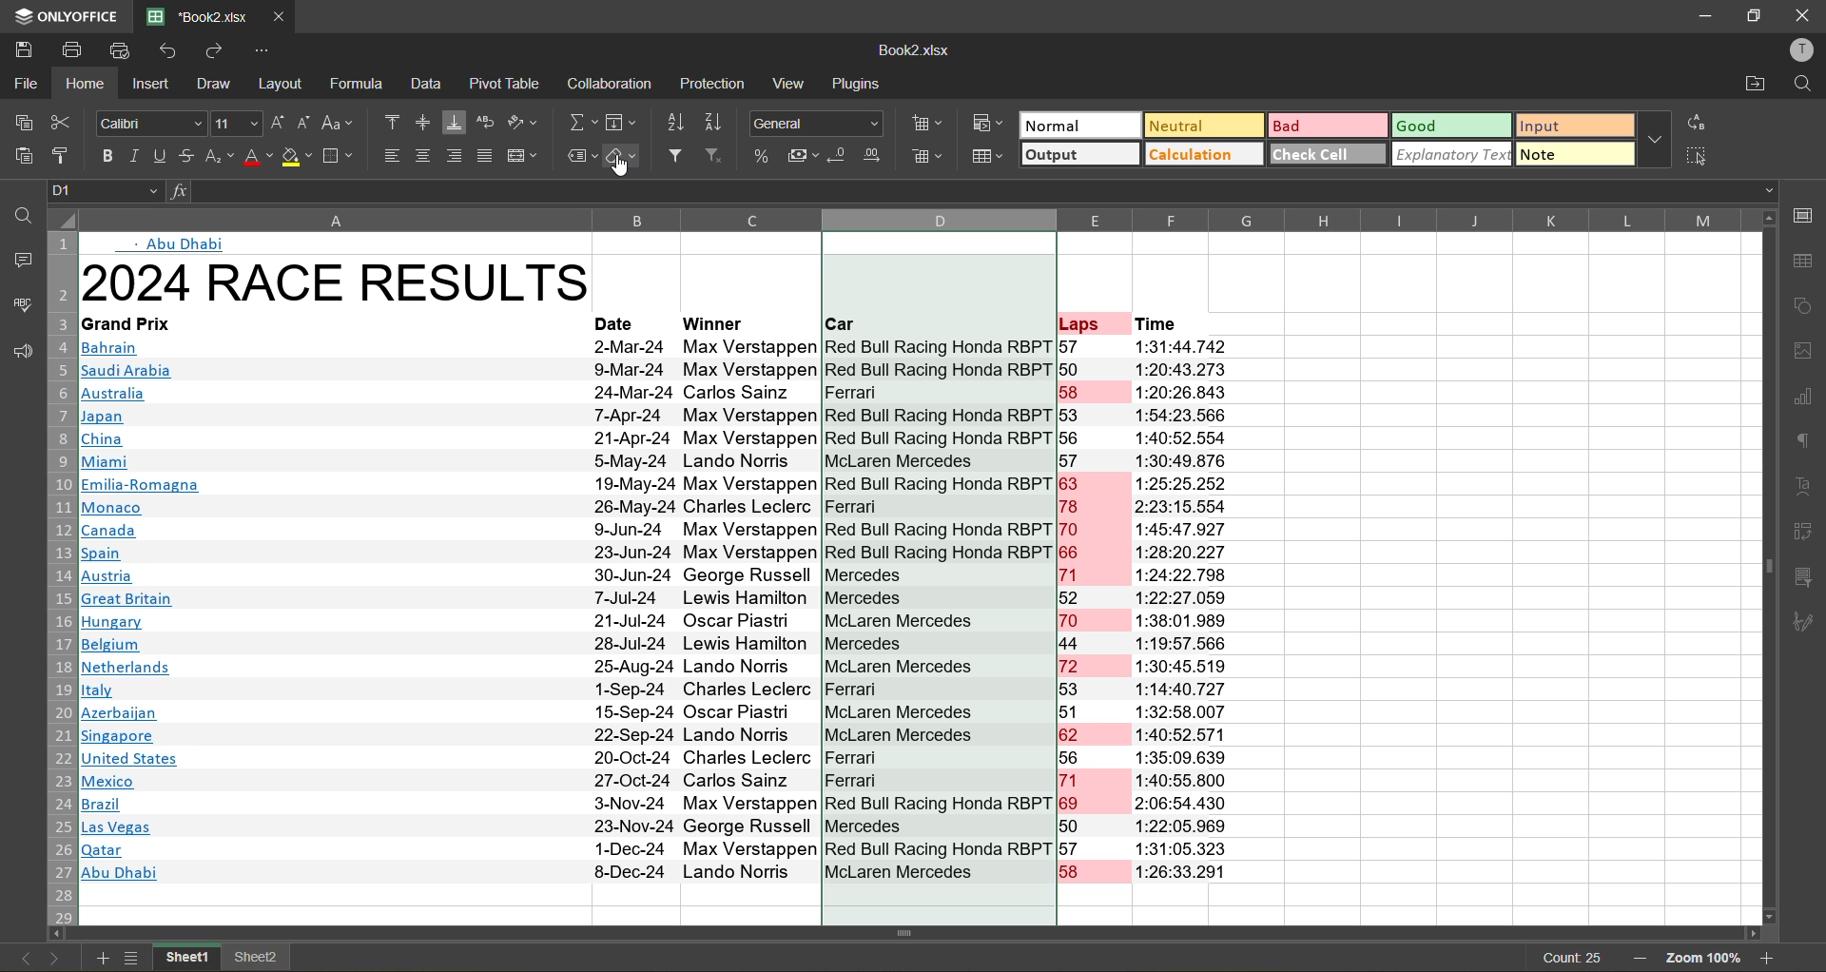 The width and height of the screenshot is (1826, 972). What do you see at coordinates (1808, 623) in the screenshot?
I see `signature` at bounding box center [1808, 623].